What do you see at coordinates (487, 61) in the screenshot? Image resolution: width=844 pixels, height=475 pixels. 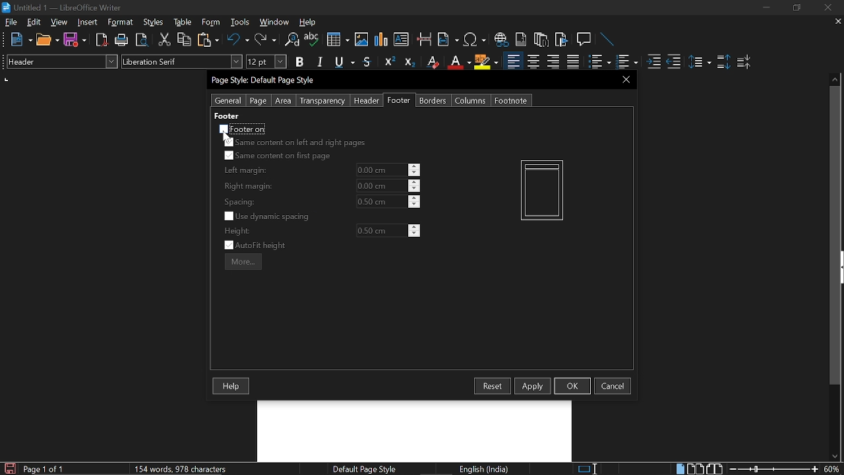 I see `Highlight` at bounding box center [487, 61].